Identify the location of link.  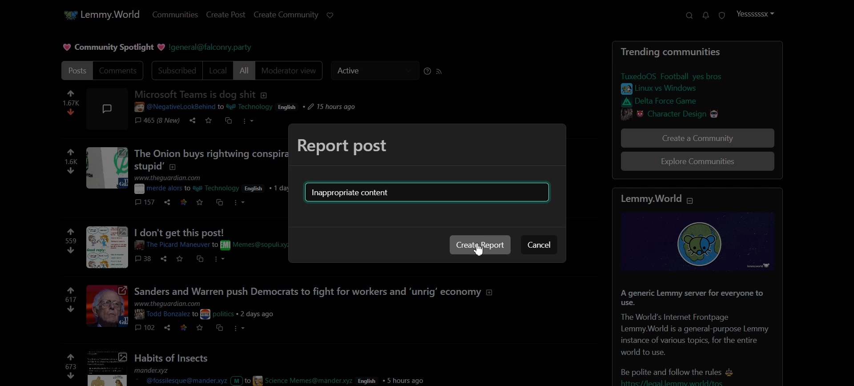
(677, 102).